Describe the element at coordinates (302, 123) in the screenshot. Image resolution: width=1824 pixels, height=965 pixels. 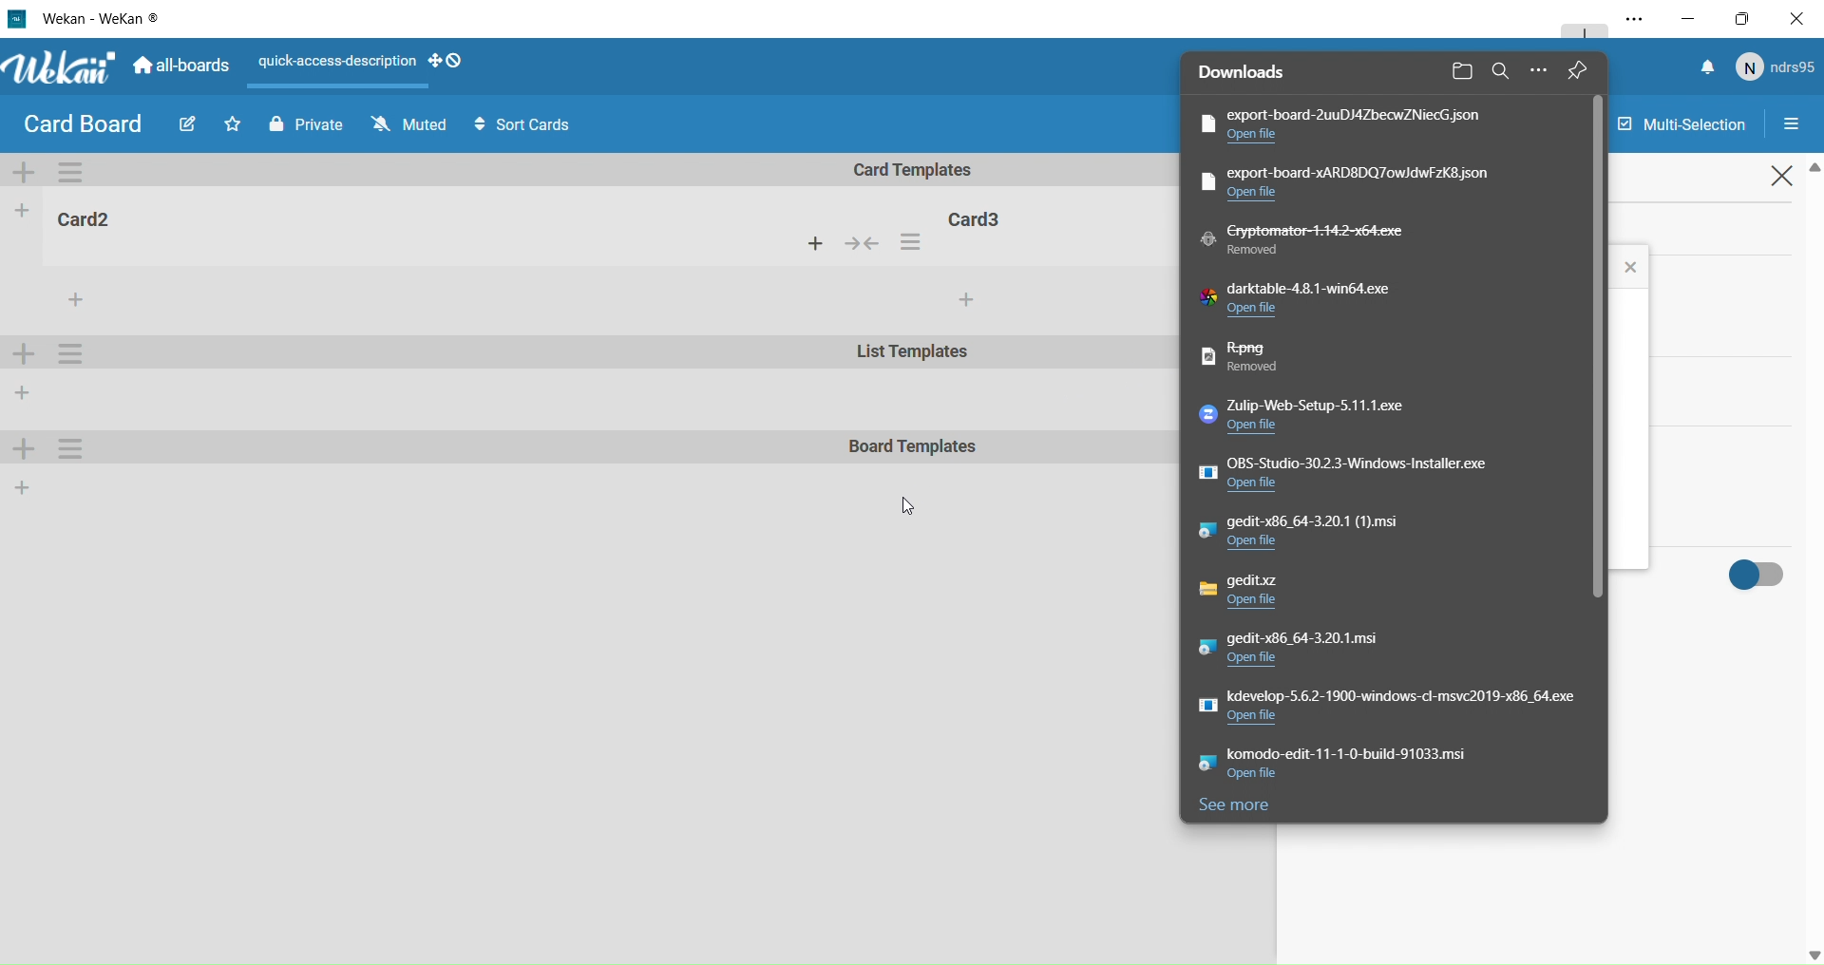
I see `Private` at that location.